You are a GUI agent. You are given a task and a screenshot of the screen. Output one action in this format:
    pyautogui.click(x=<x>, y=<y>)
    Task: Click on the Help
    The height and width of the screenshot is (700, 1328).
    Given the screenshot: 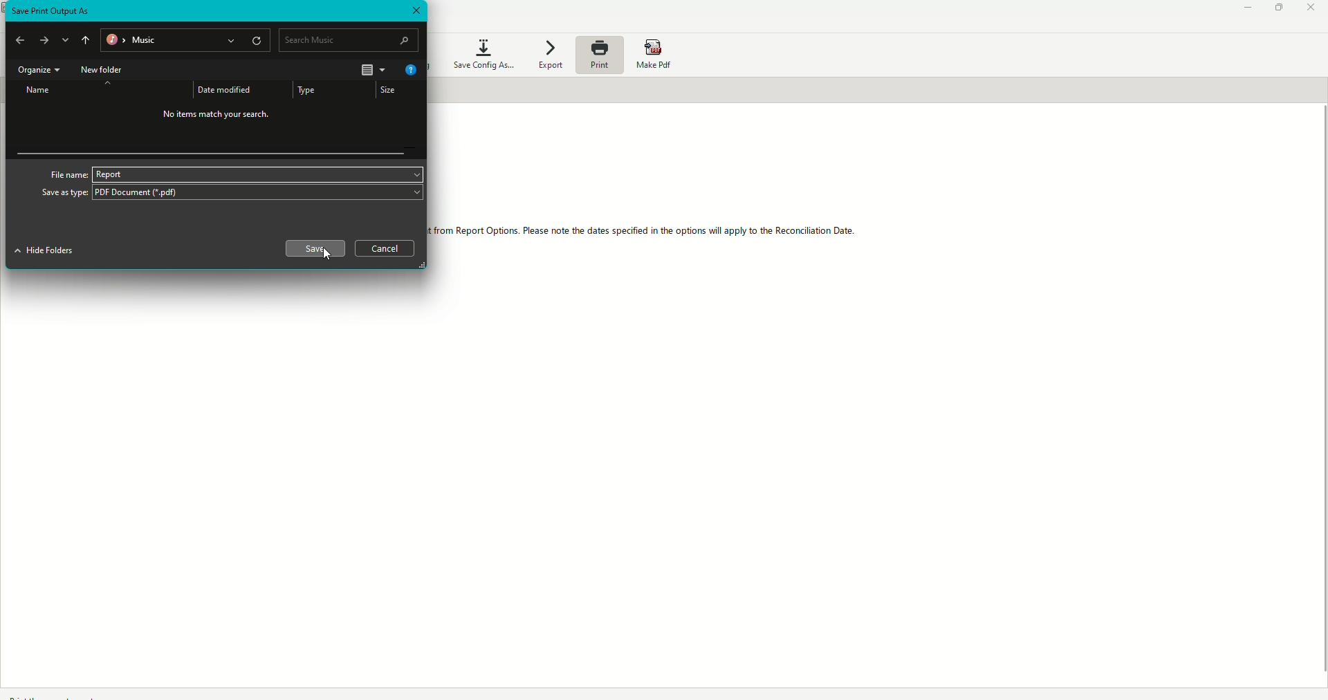 What is the action you would take?
    pyautogui.click(x=410, y=71)
    